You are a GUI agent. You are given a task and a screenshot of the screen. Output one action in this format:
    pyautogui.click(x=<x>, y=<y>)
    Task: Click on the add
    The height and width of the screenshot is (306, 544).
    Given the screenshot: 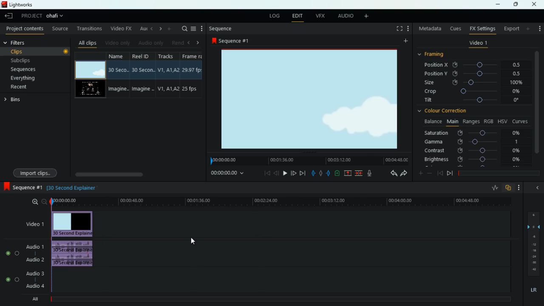 What is the action you would take?
    pyautogui.click(x=405, y=41)
    